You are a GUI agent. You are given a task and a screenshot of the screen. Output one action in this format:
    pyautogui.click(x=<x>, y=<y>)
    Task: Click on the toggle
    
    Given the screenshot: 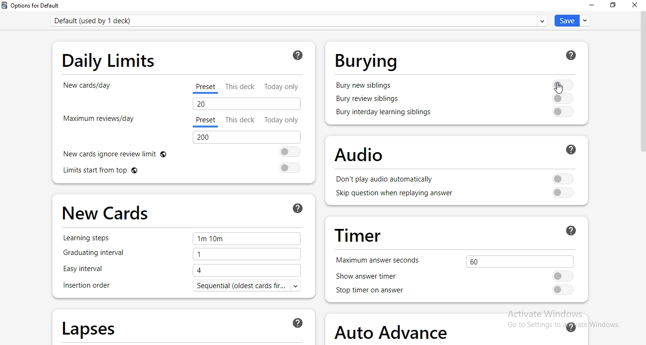 What is the action you would take?
    pyautogui.click(x=565, y=289)
    